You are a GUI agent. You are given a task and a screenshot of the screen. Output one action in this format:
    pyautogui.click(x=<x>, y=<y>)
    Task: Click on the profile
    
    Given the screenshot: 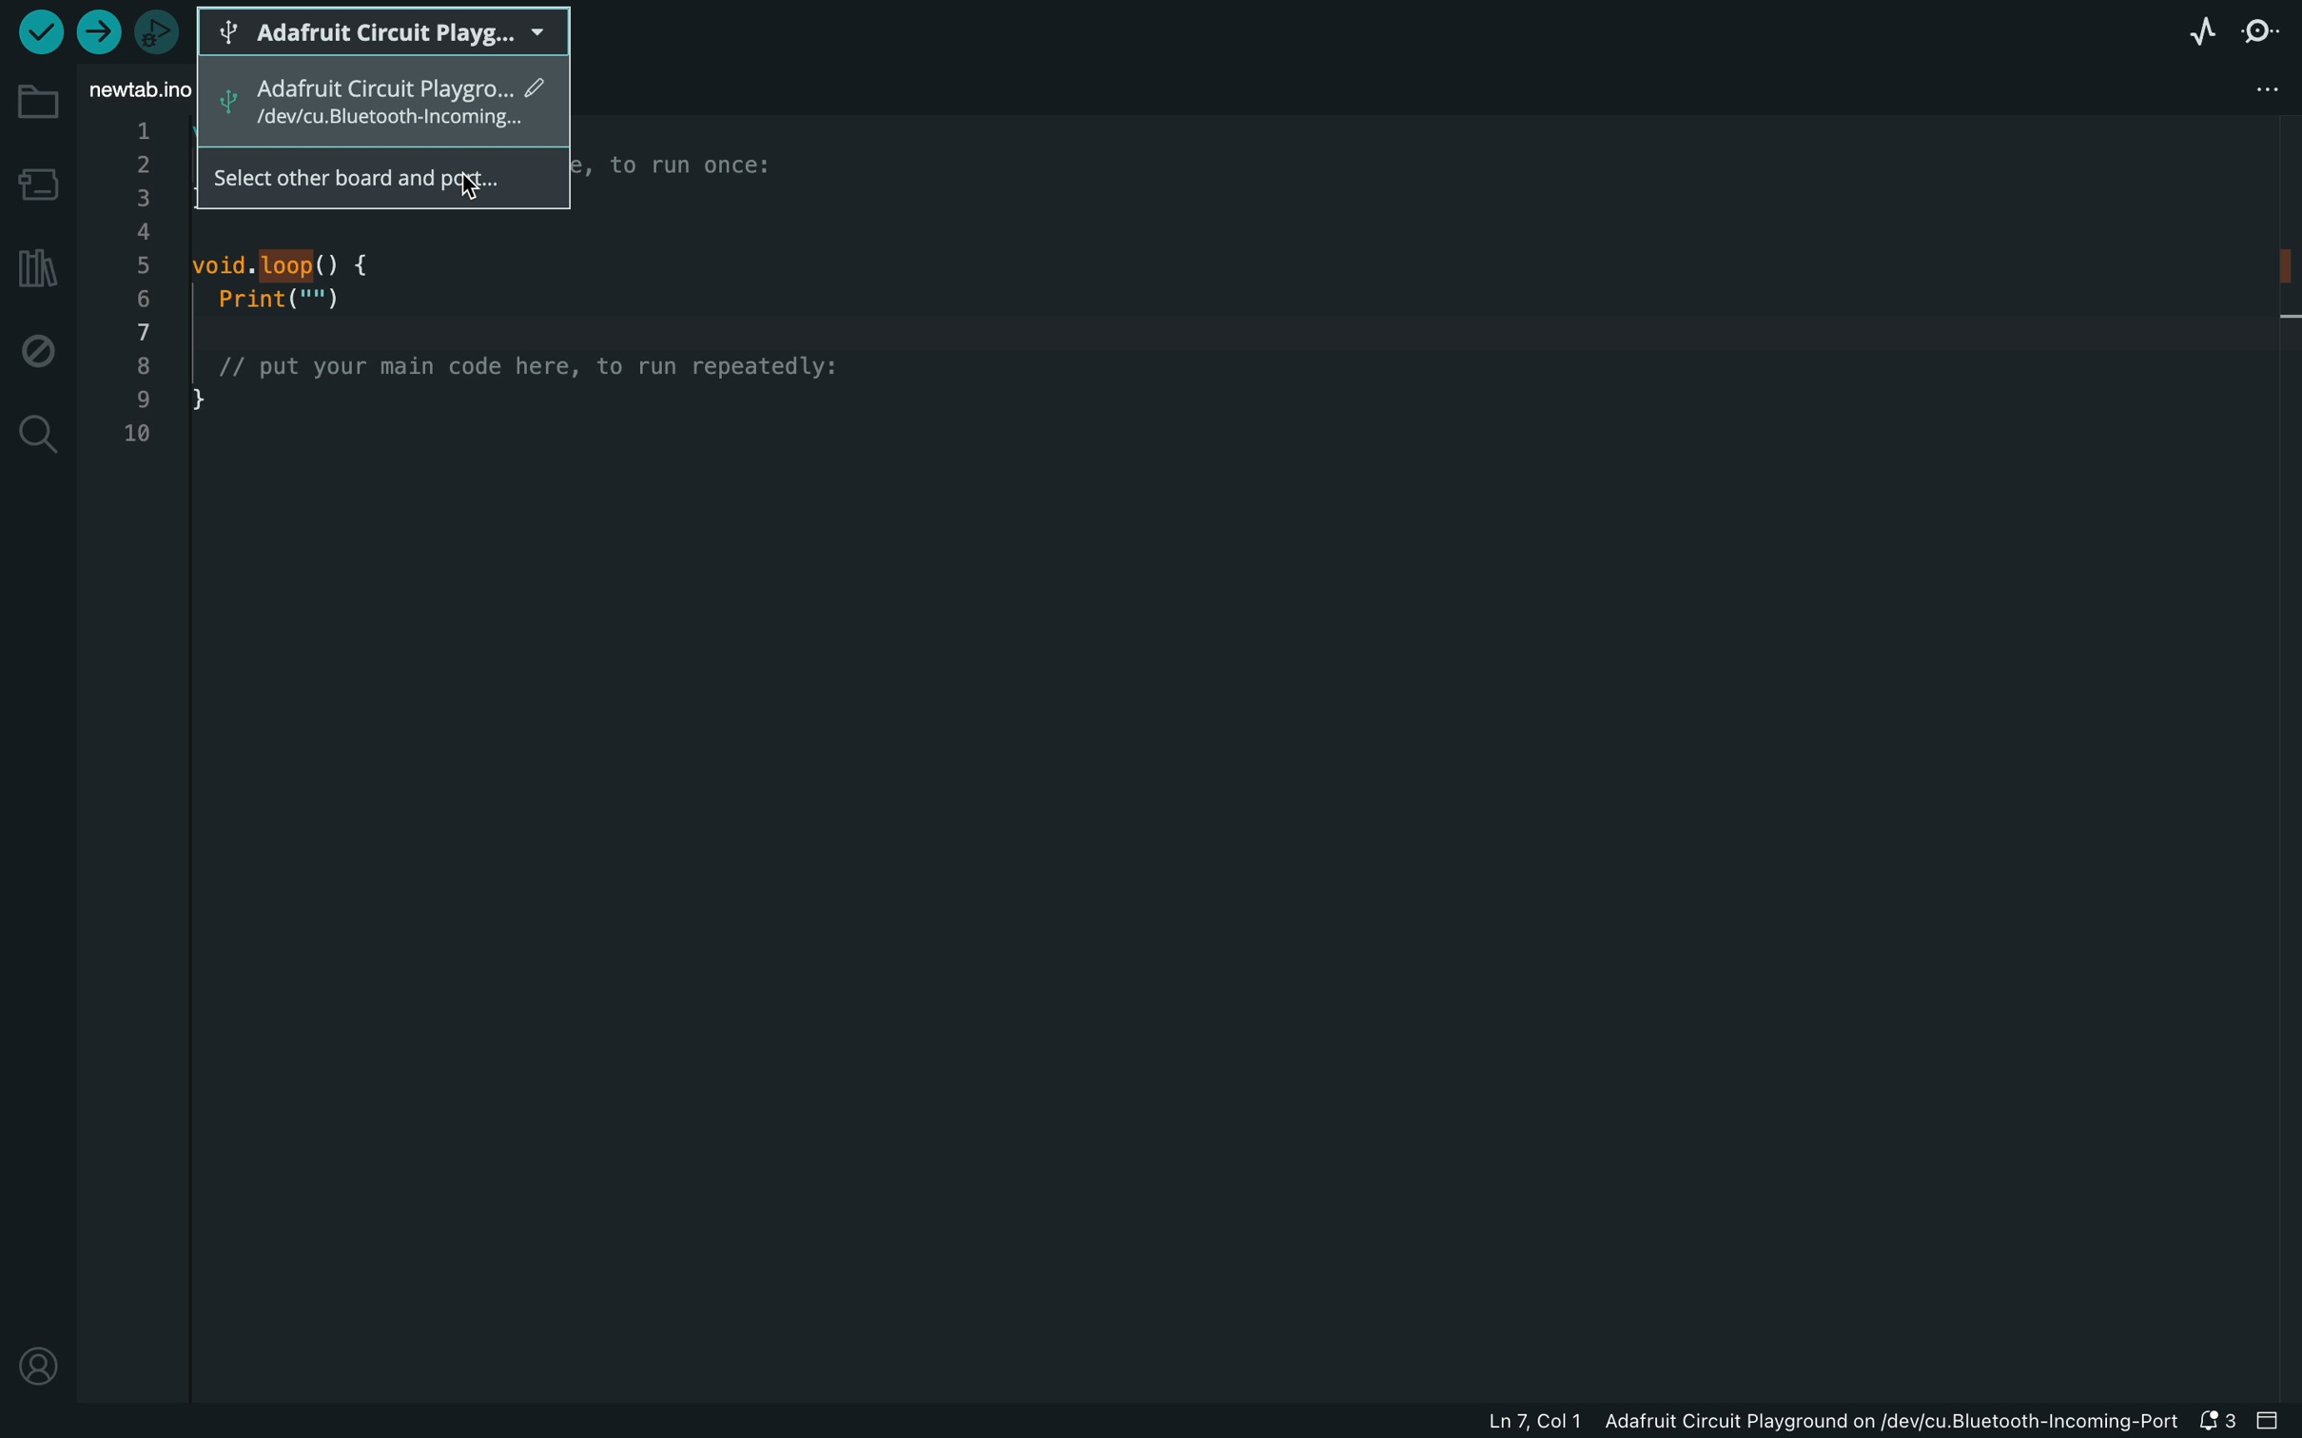 What is the action you would take?
    pyautogui.click(x=44, y=1365)
    